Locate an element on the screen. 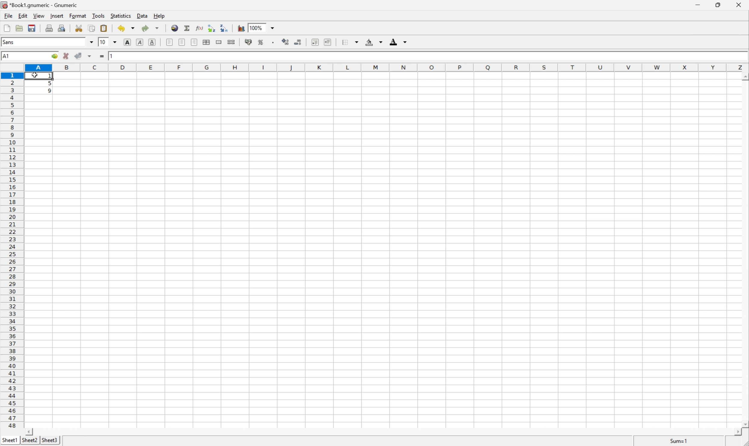  cancel changes is located at coordinates (66, 56).